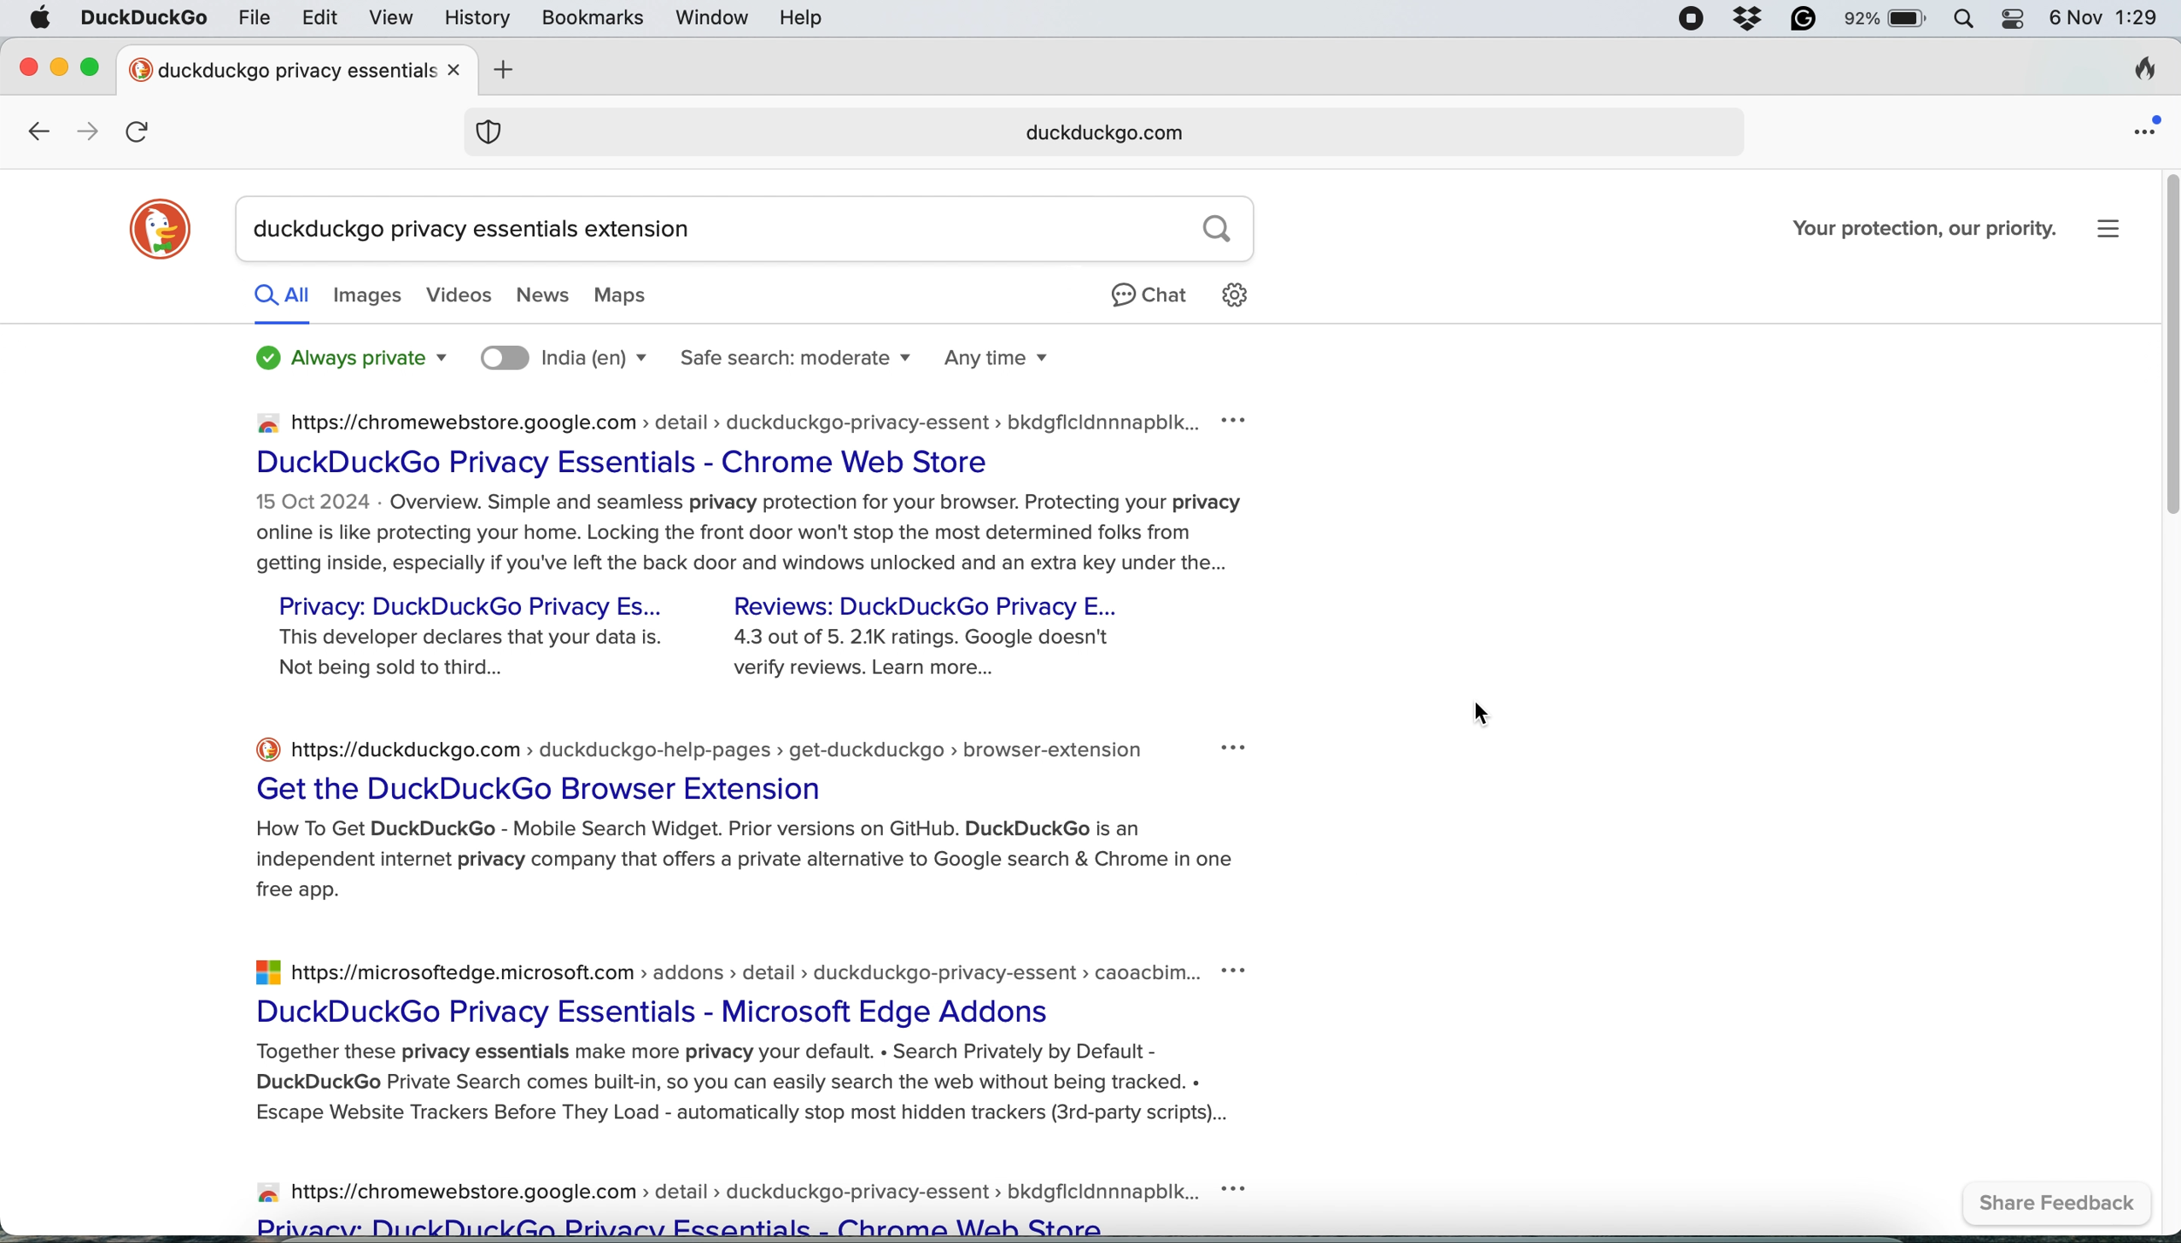 The height and width of the screenshot is (1243, 2181). I want to click on file, so click(250, 19).